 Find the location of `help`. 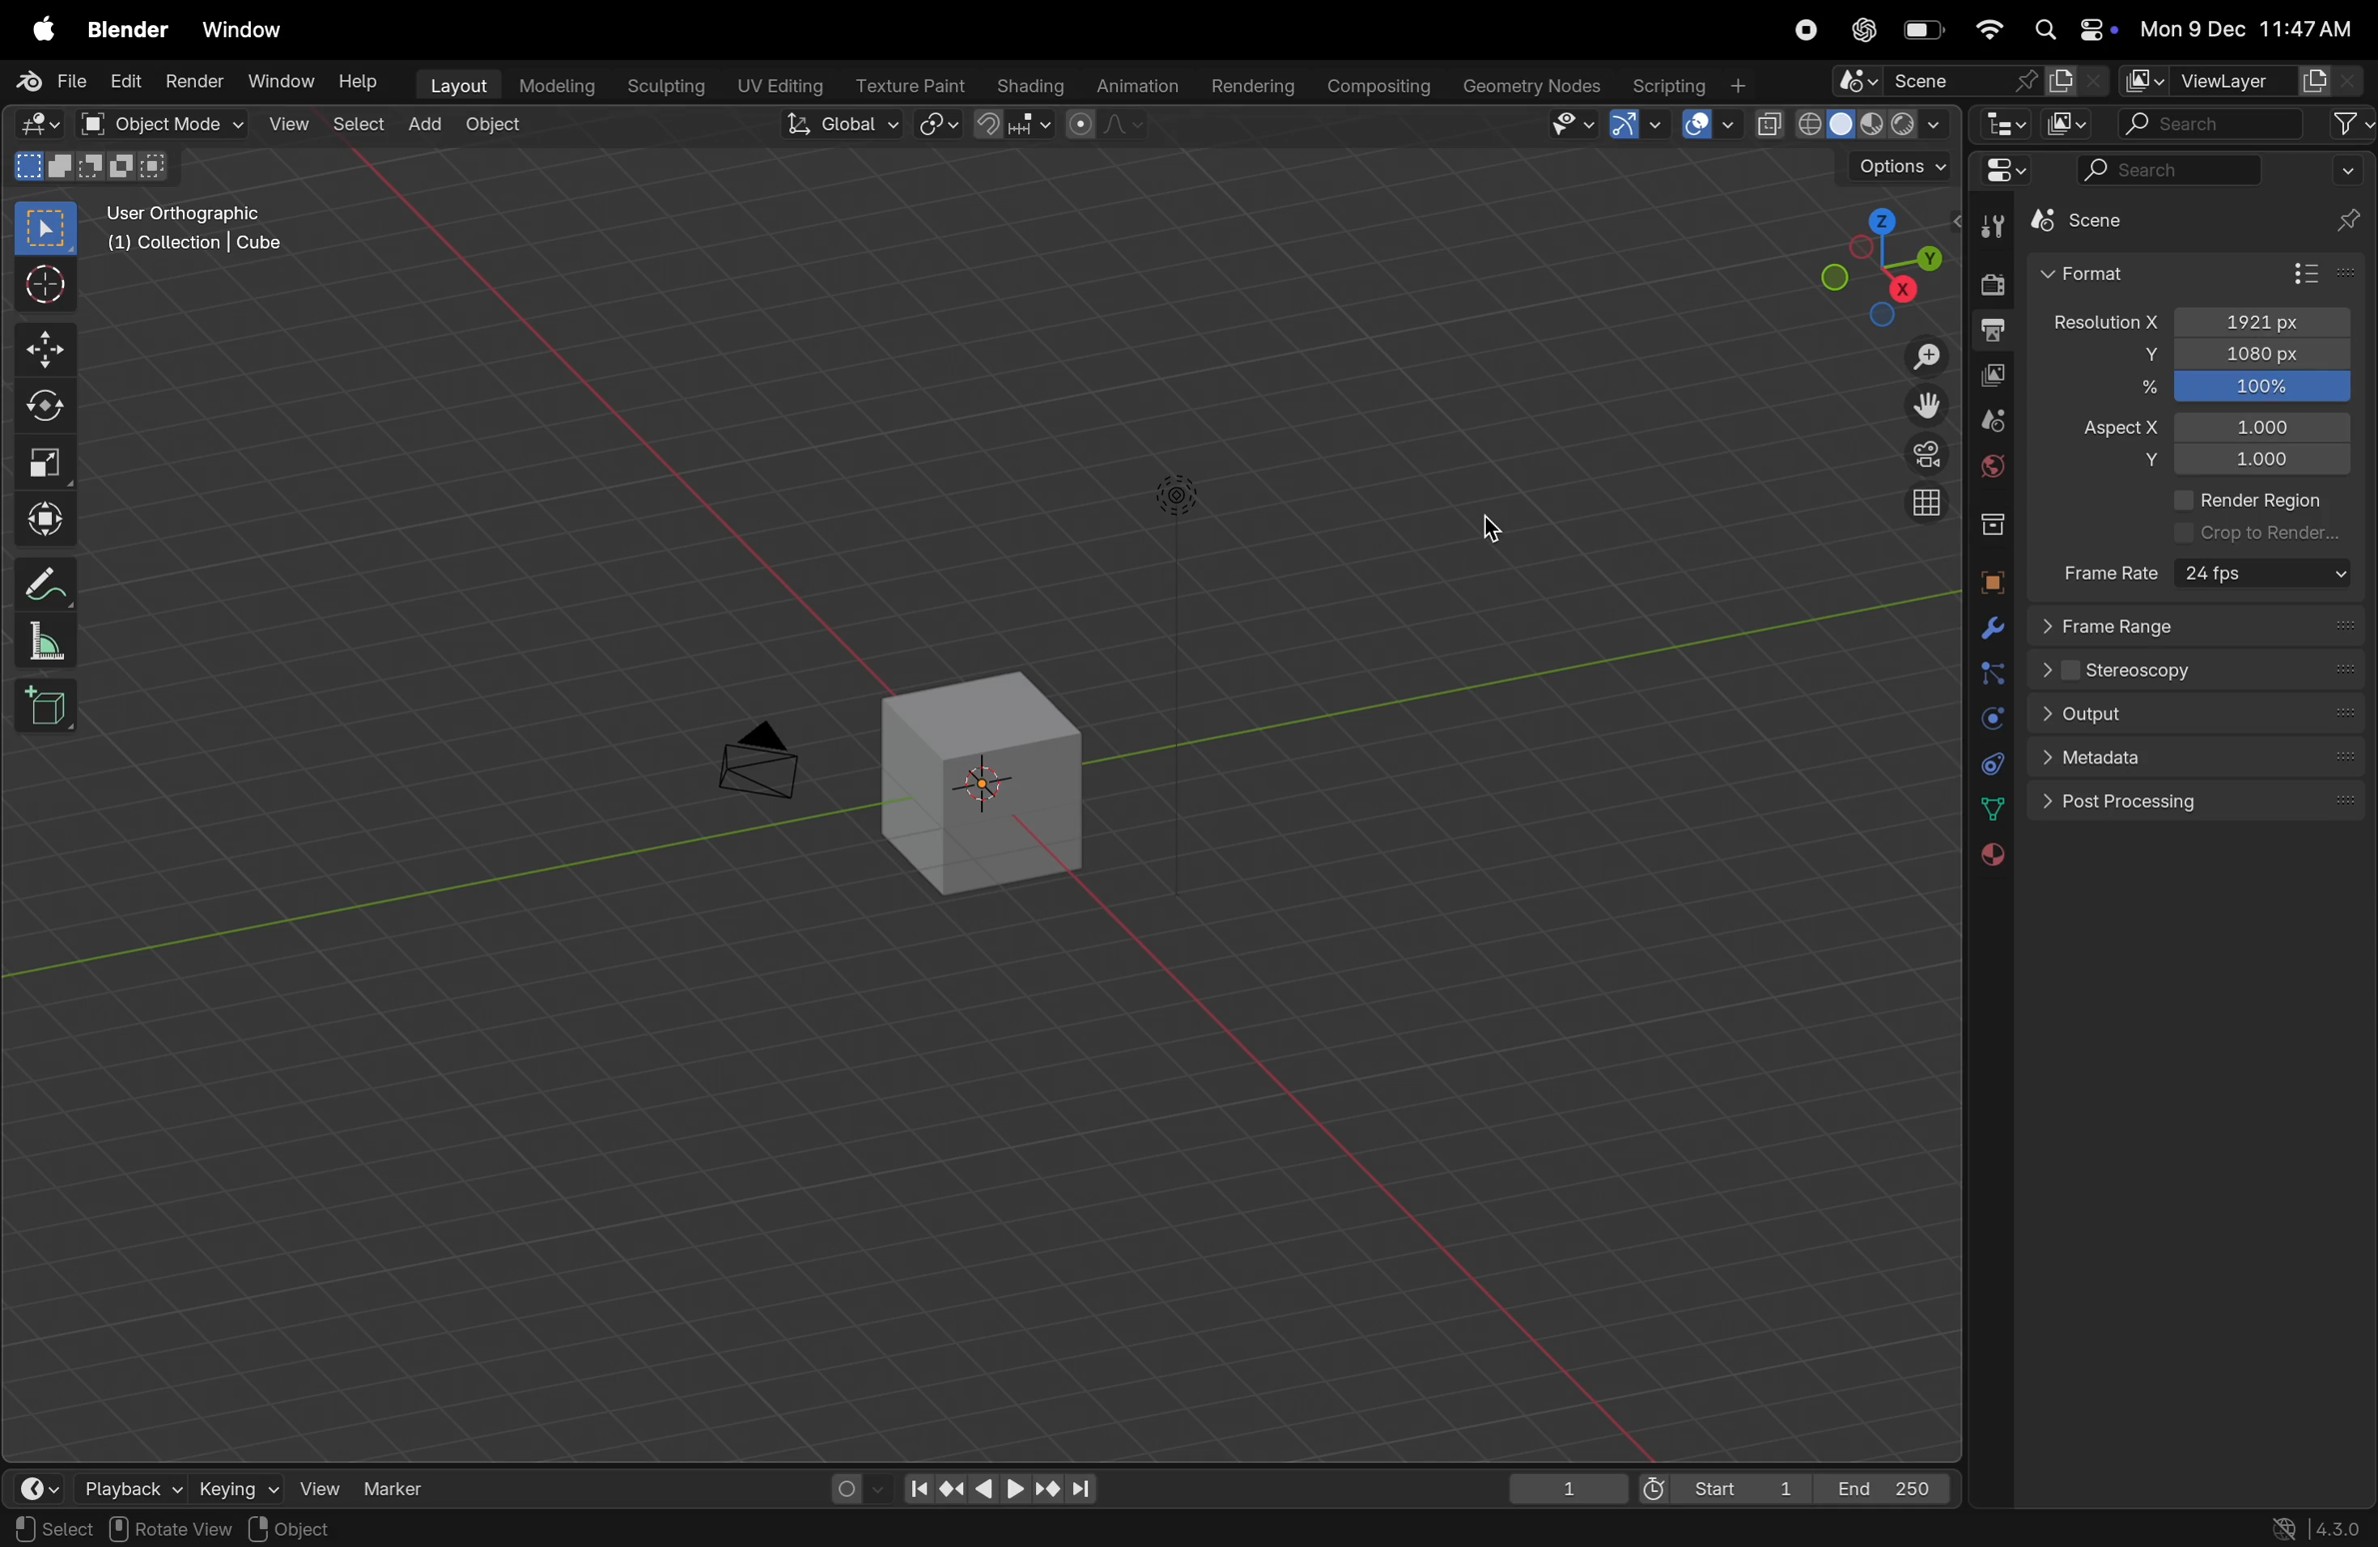

help is located at coordinates (359, 81).